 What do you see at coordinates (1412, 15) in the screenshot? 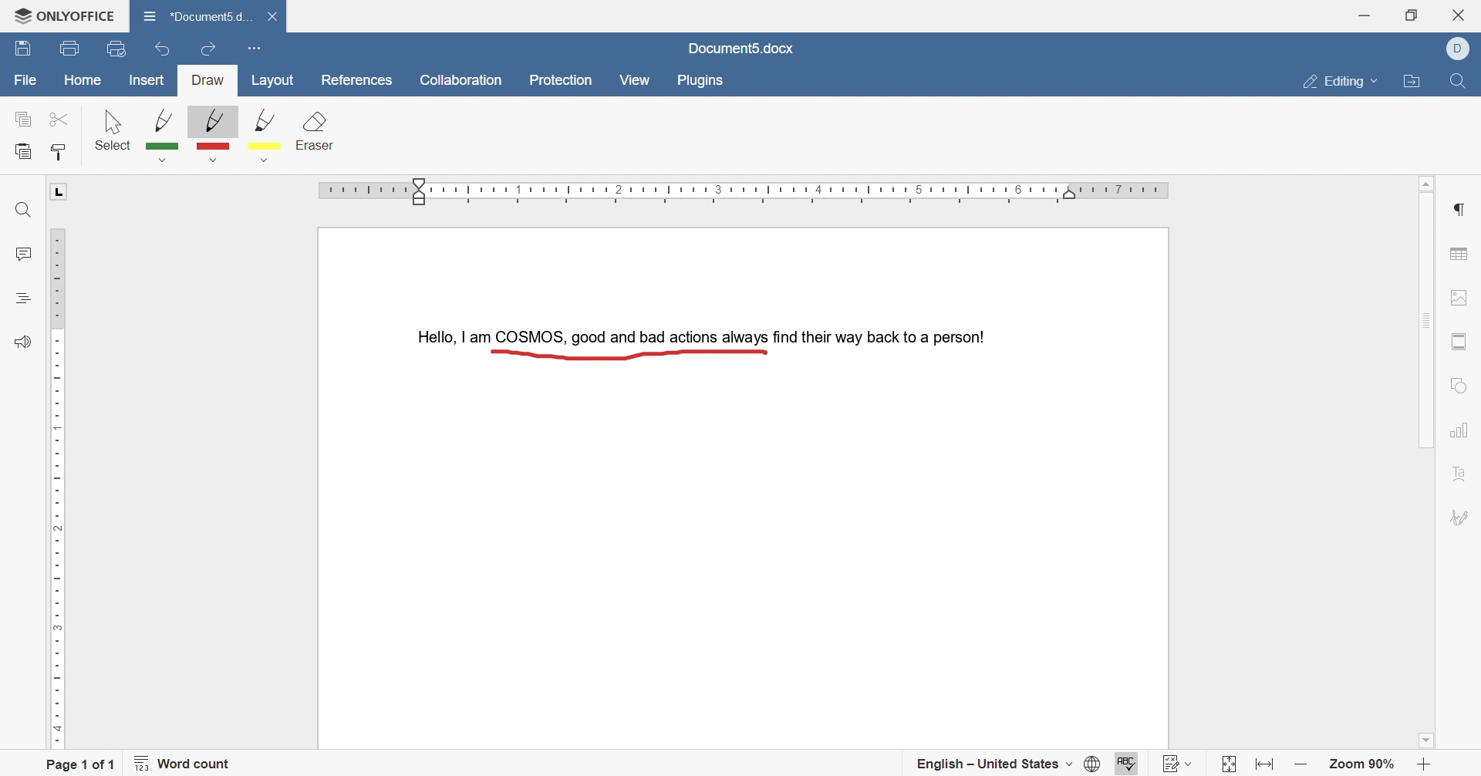
I see `restore down` at bounding box center [1412, 15].